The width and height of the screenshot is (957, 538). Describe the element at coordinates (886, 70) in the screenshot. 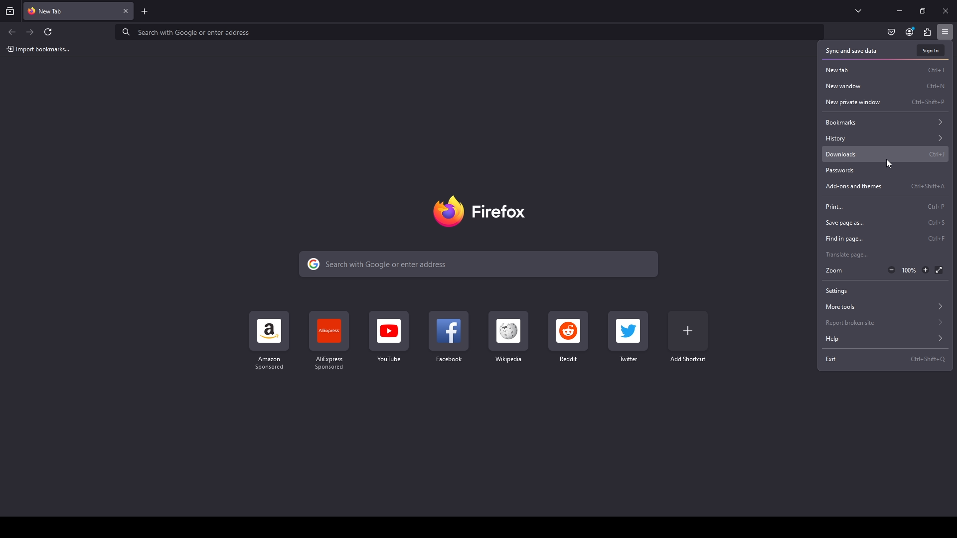

I see `New tab` at that location.